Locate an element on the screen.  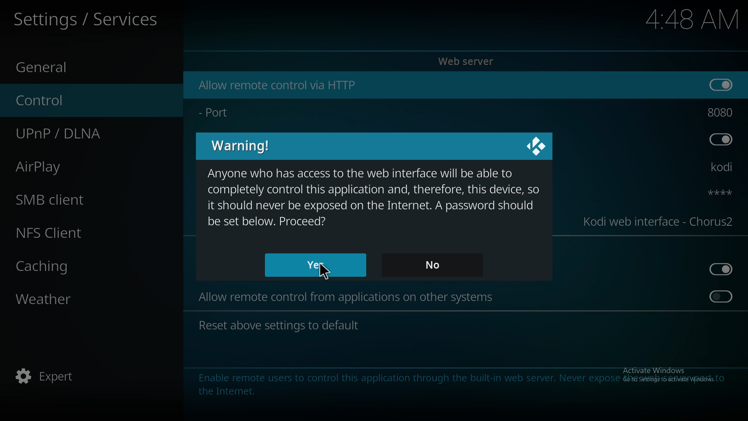
password is located at coordinates (718, 194).